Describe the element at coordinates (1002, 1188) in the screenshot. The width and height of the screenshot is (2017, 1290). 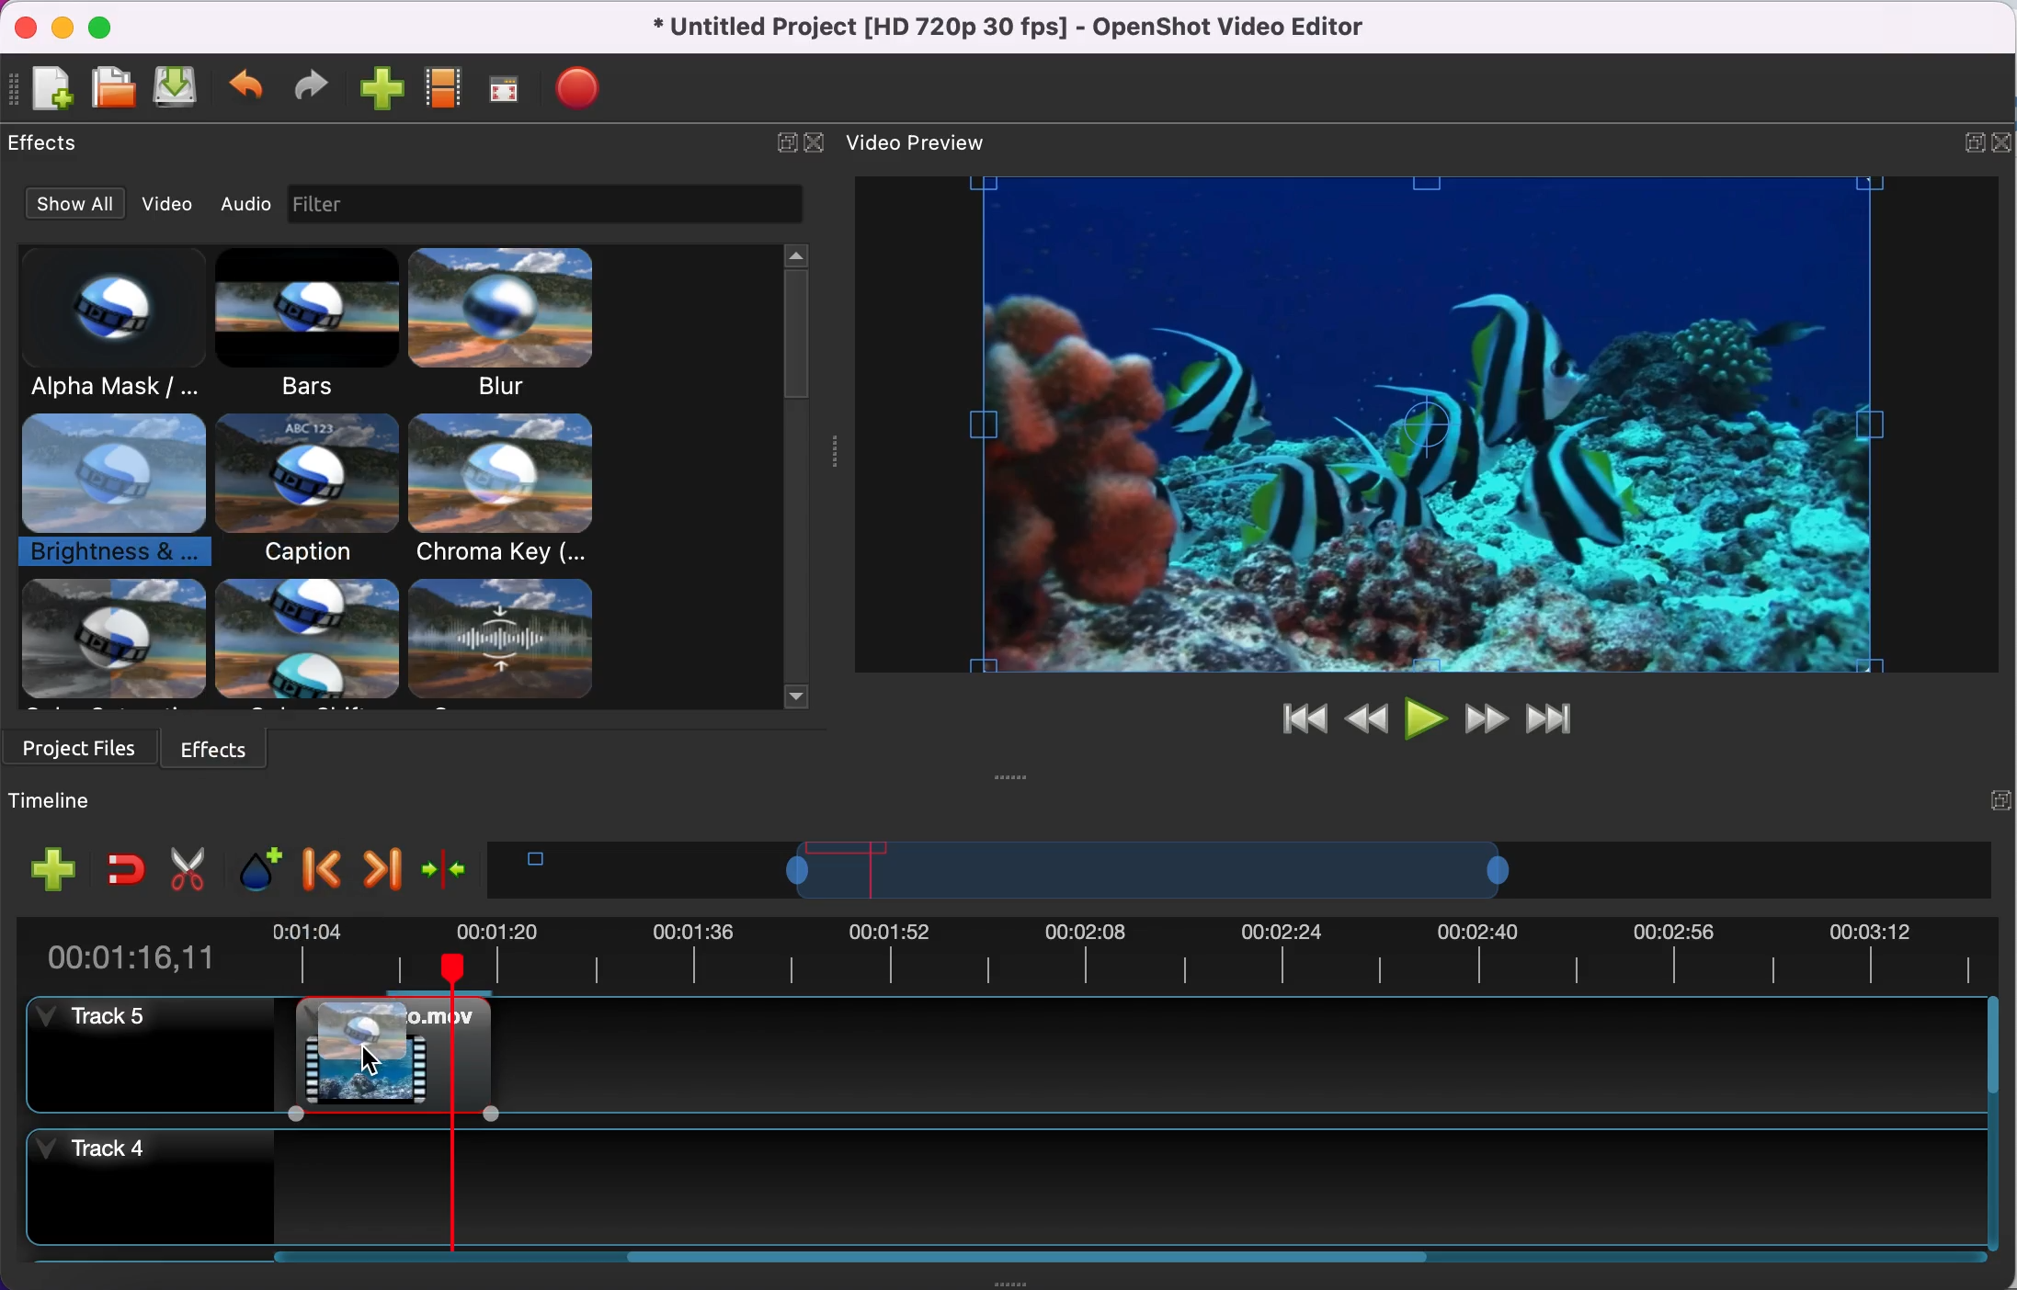
I see `track 4` at that location.